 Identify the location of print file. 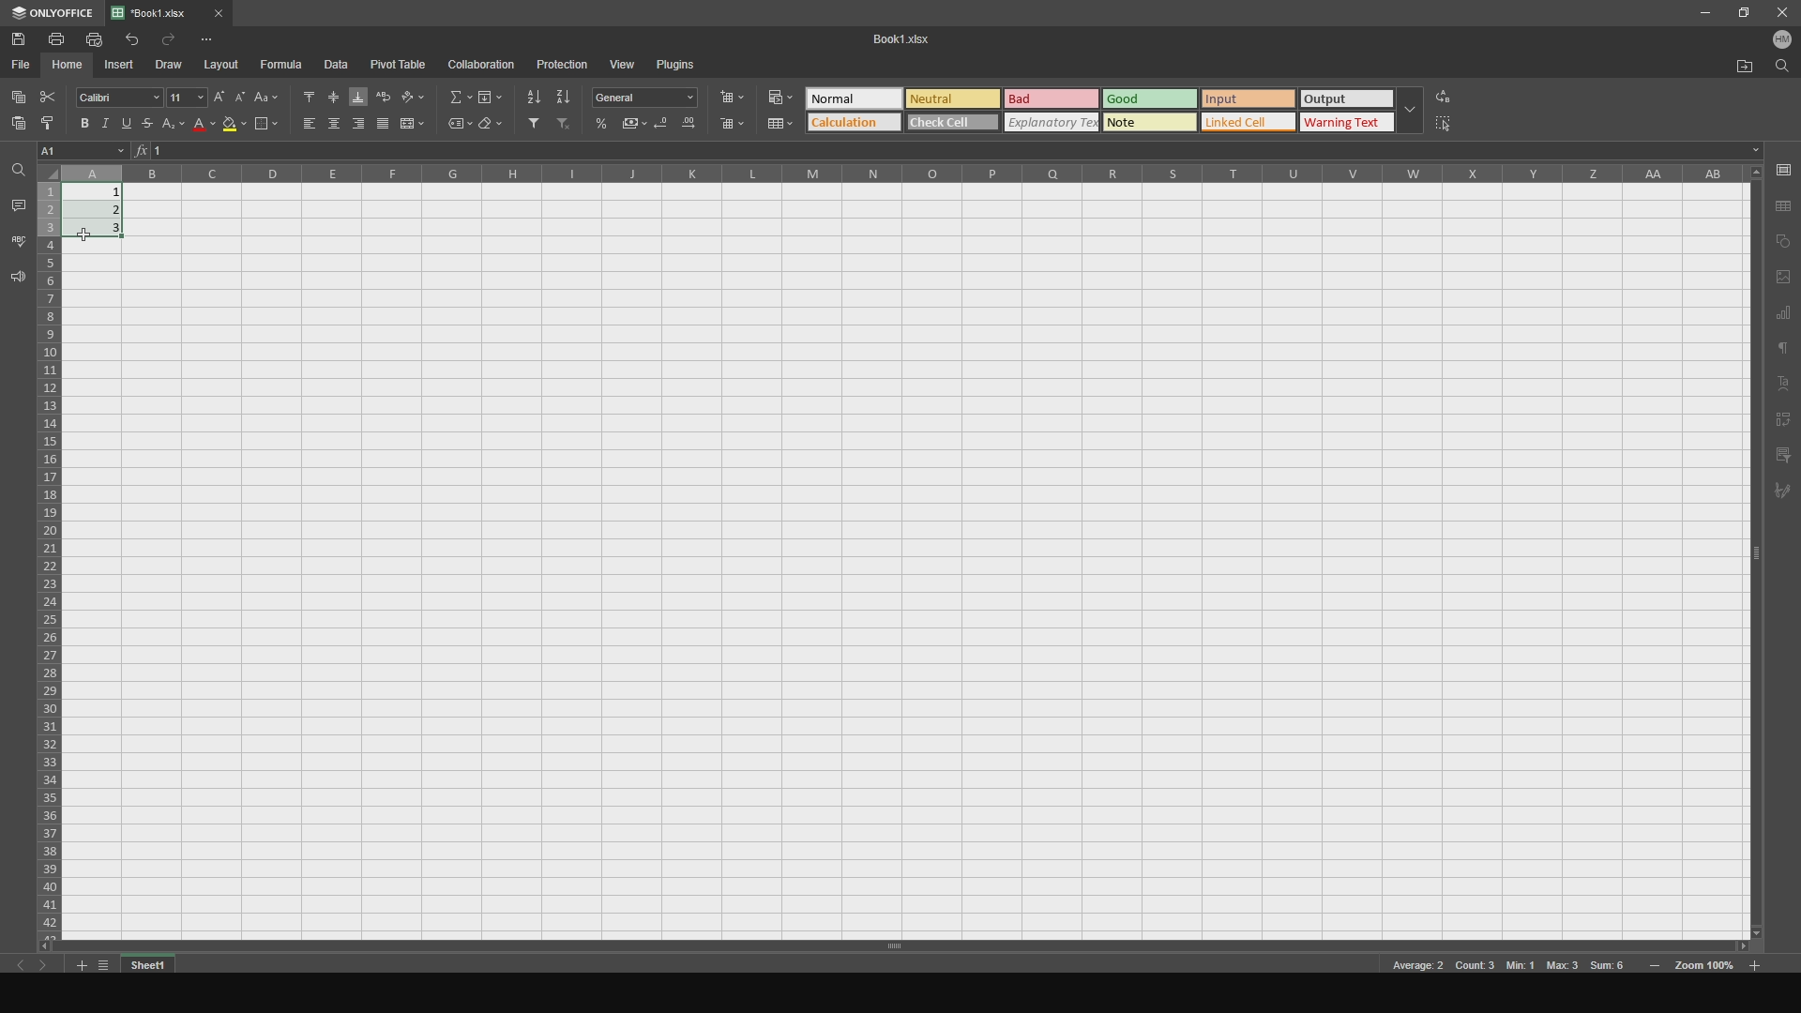
(95, 39).